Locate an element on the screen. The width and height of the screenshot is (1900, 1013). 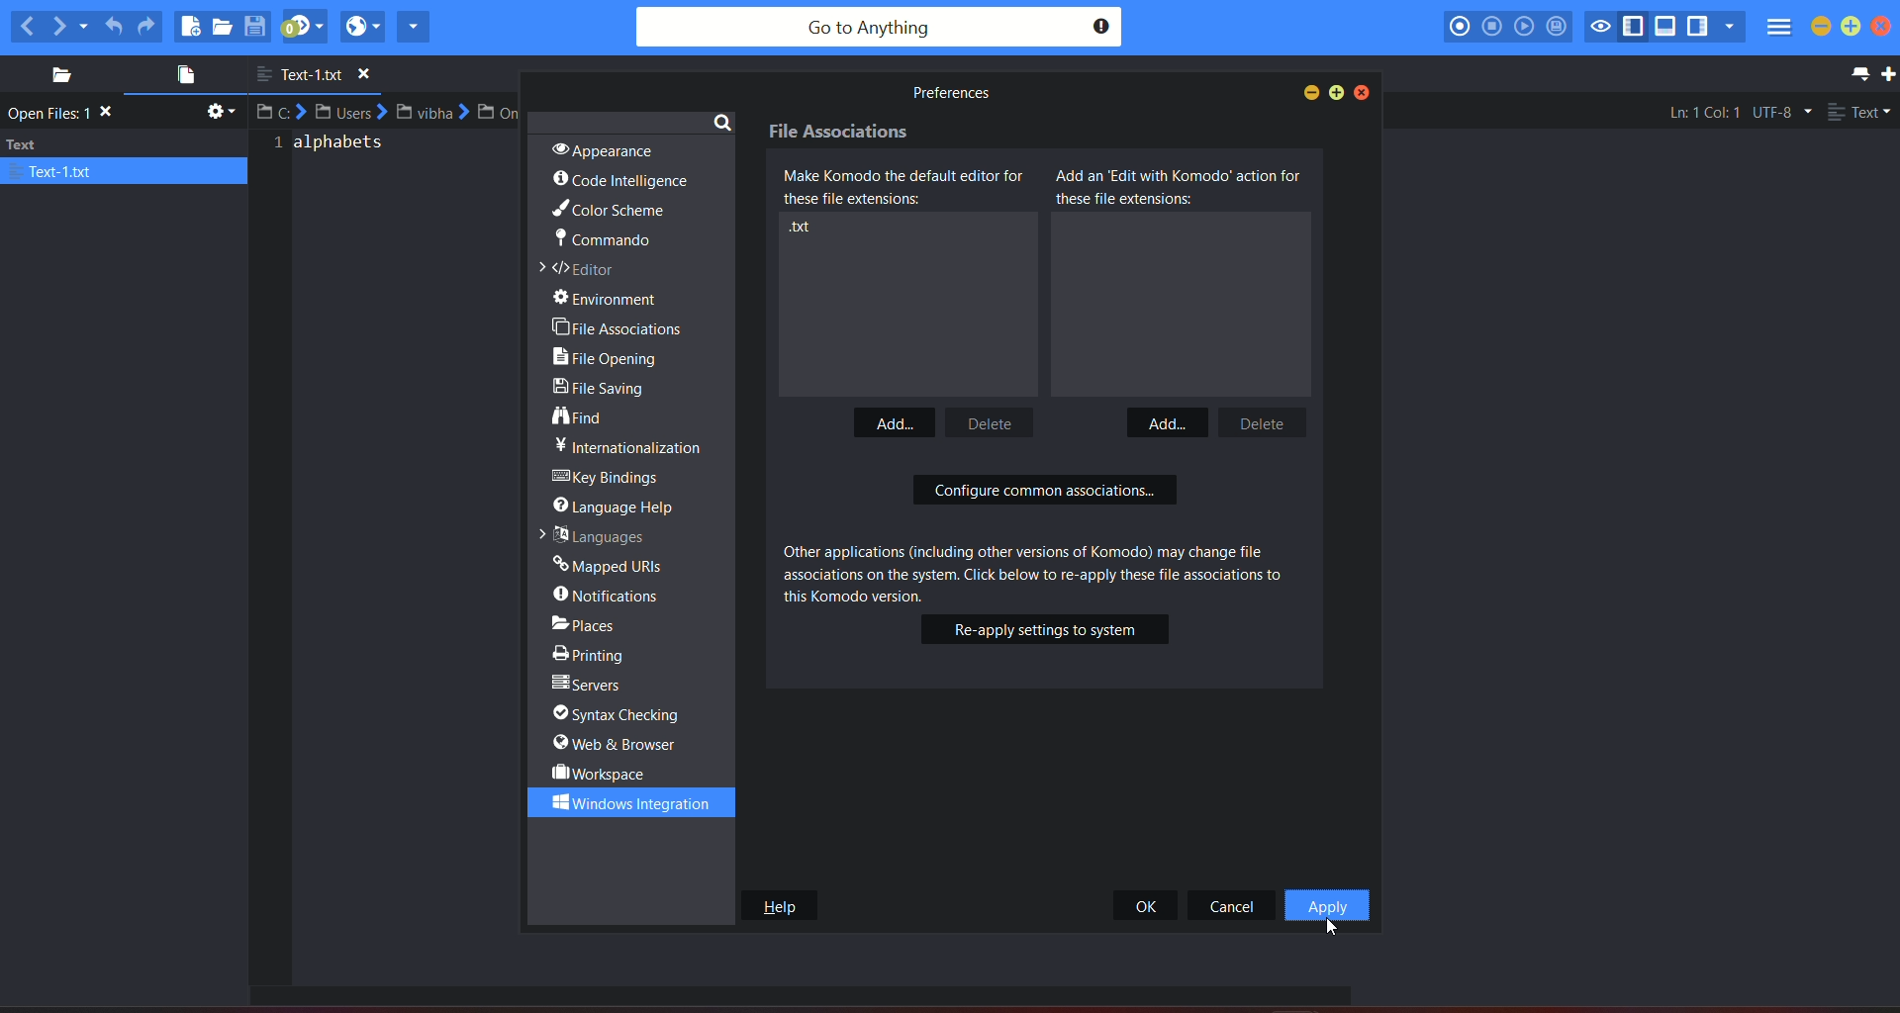
file type is located at coordinates (1860, 114).